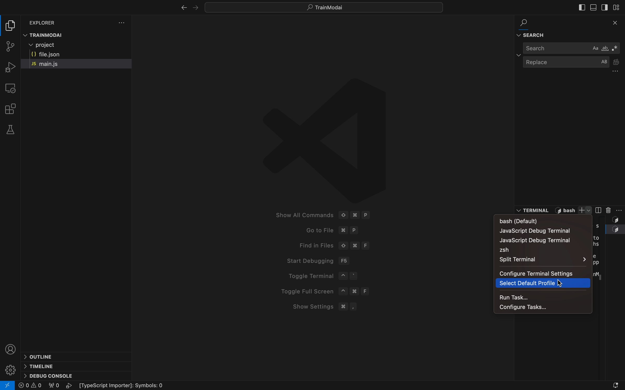 This screenshot has height=390, width=625. I want to click on 0, so click(30, 386).